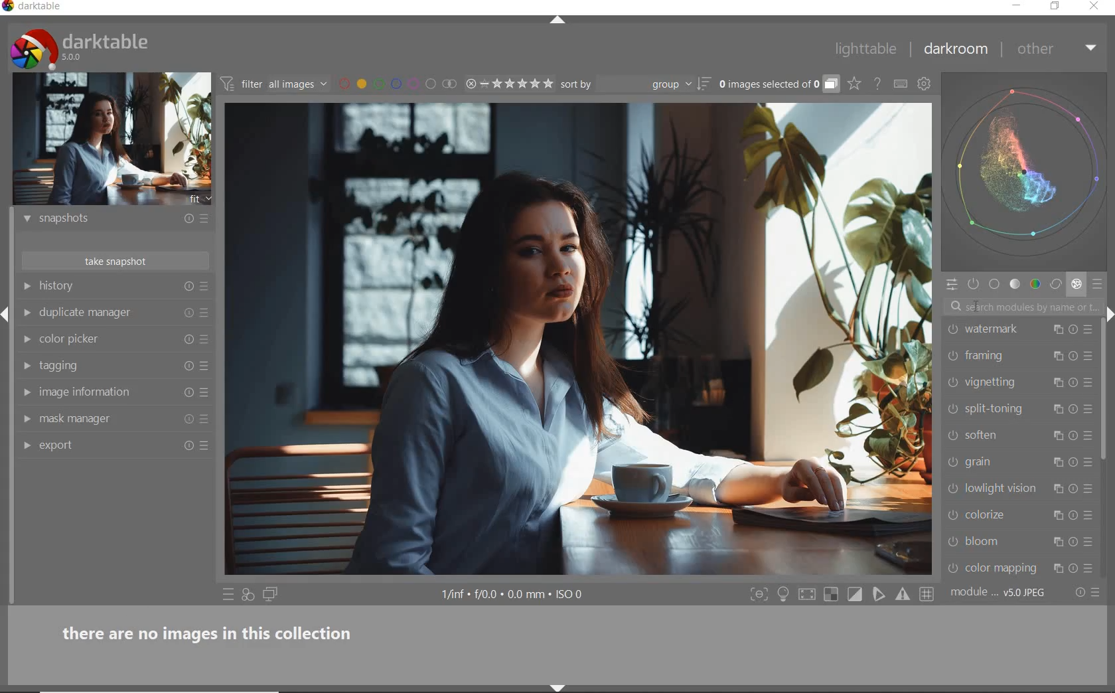 This screenshot has height=693, width=1115. Describe the element at coordinates (1088, 436) in the screenshot. I see `preset and preferences` at that location.